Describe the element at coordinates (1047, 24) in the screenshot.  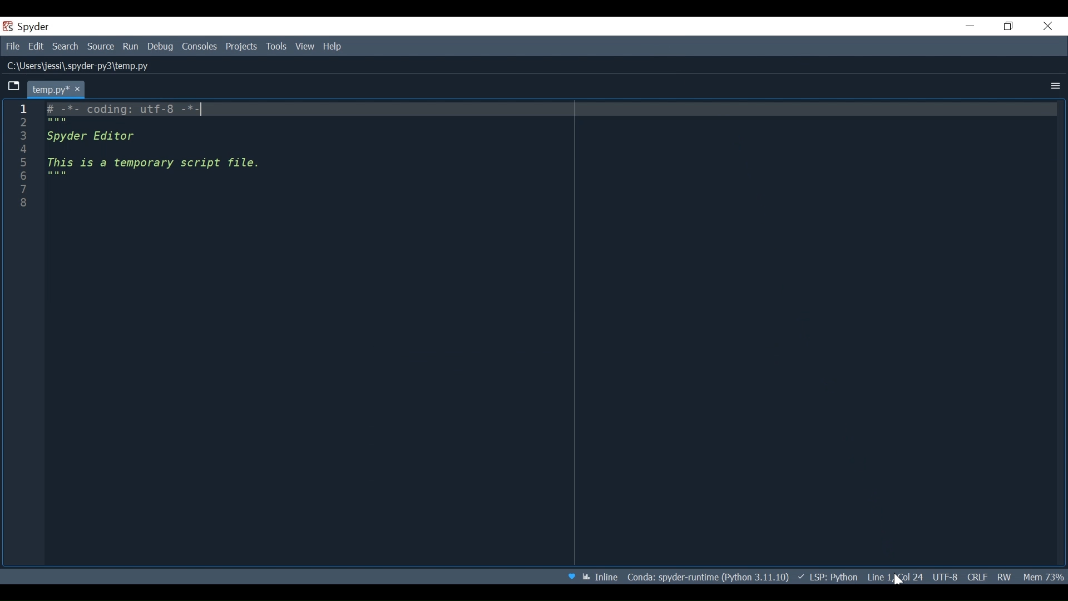
I see `Close` at that location.